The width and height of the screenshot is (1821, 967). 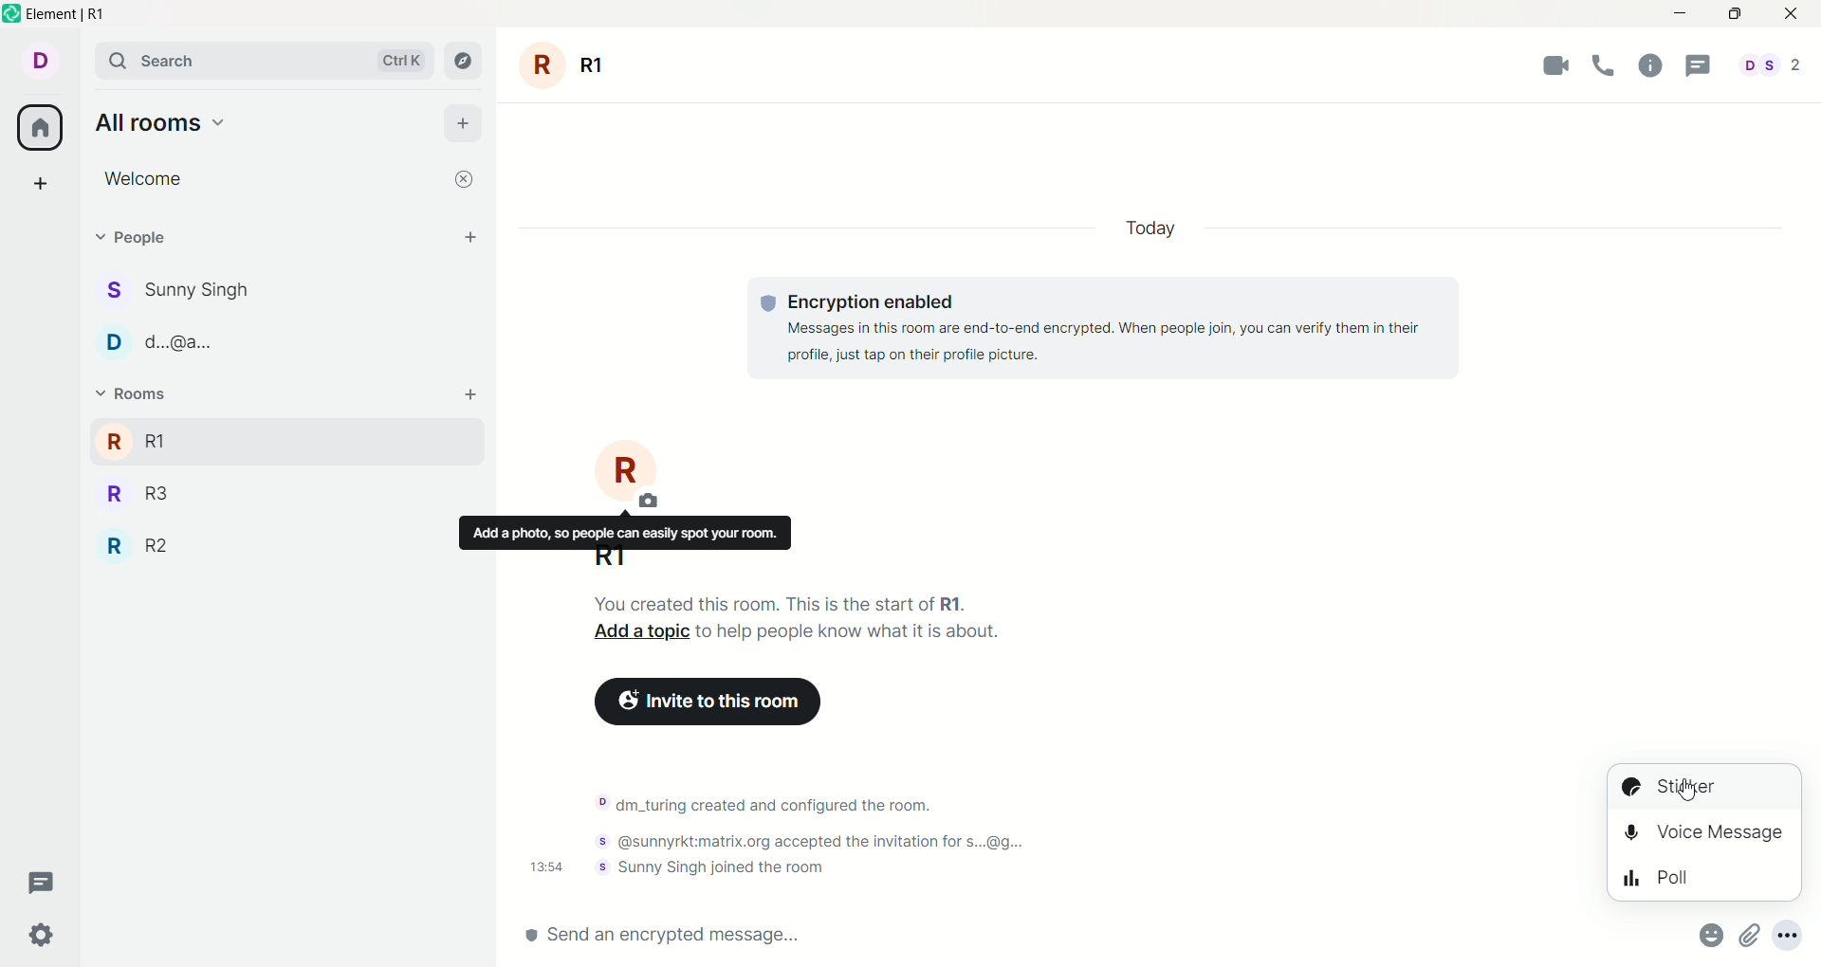 What do you see at coordinates (625, 531) in the screenshot?
I see `Text description of function of button above` at bounding box center [625, 531].